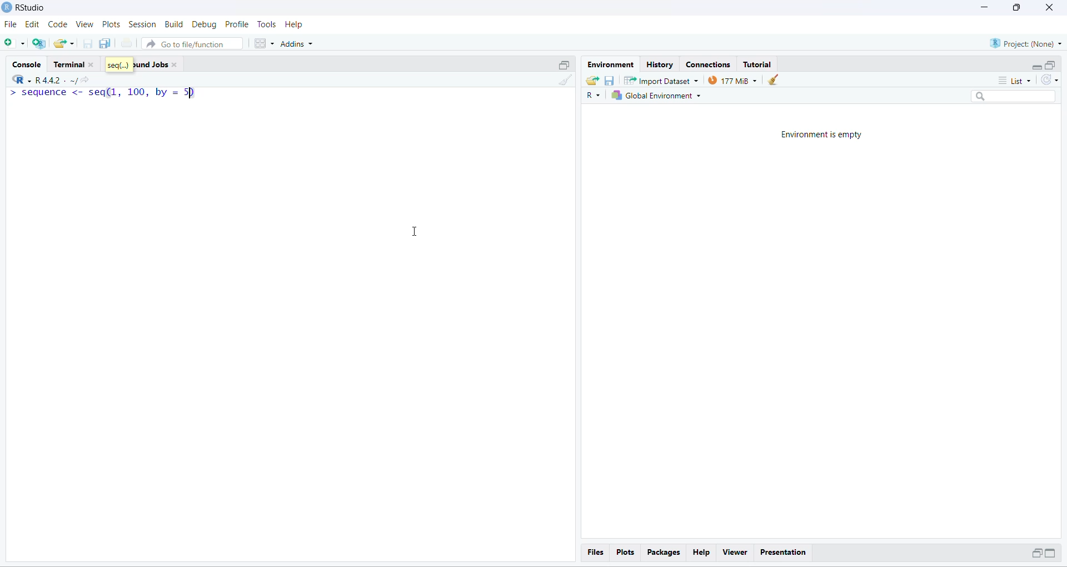  Describe the element at coordinates (1015, 81) in the screenshot. I see `list` at that location.